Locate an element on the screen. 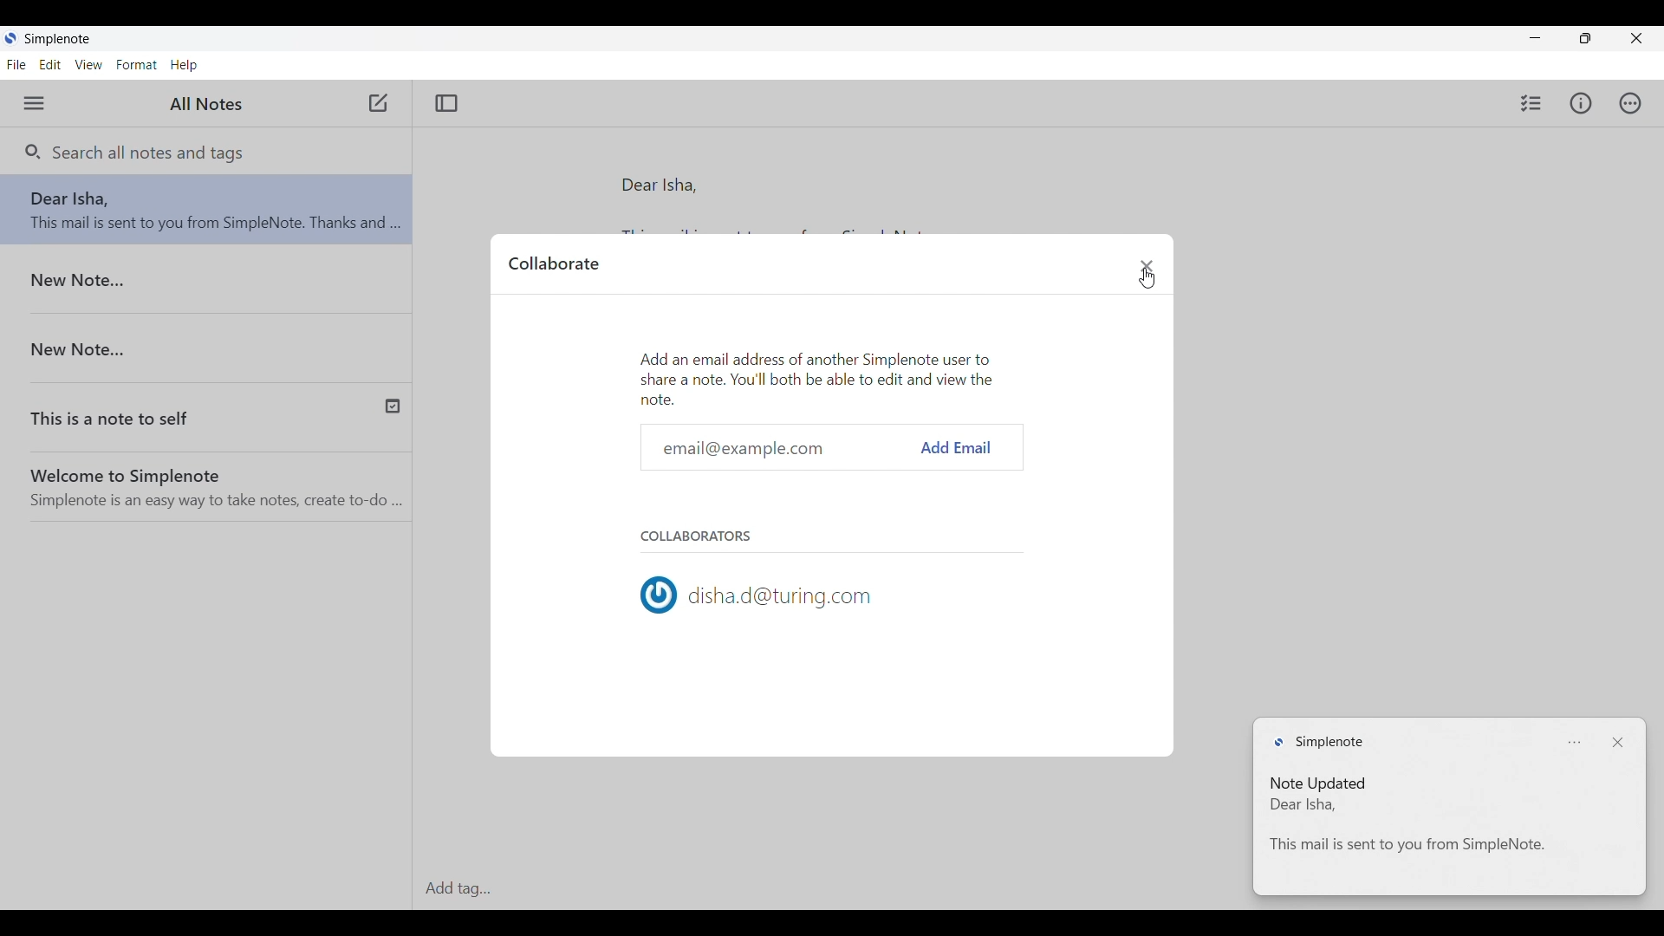 This screenshot has height=936, width=1664. Note-Dear Disha is located at coordinates (211, 213).